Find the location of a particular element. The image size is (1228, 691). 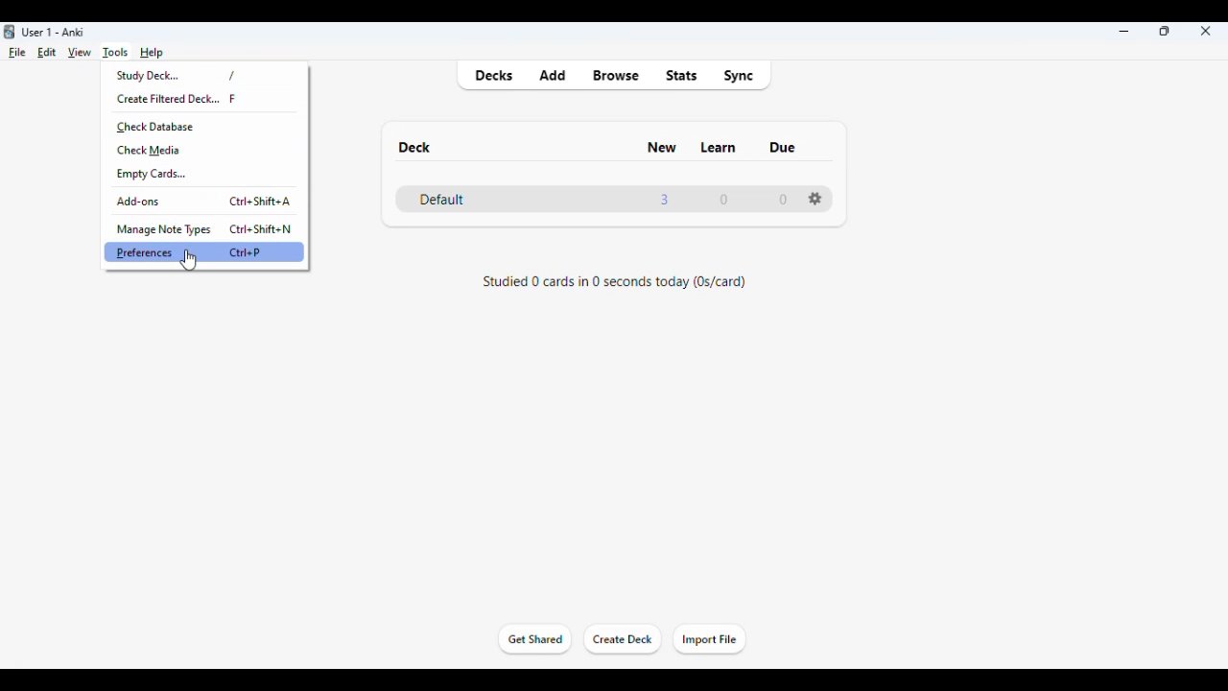

default is located at coordinates (441, 199).